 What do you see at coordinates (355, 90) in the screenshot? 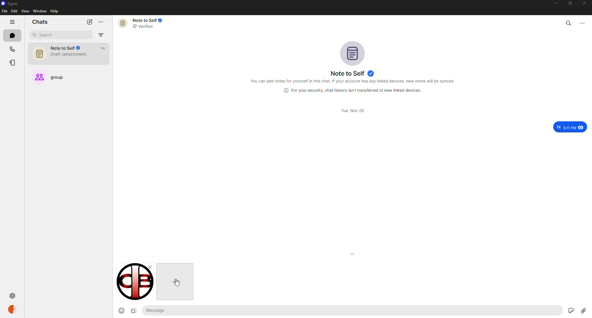
I see `info` at bounding box center [355, 90].